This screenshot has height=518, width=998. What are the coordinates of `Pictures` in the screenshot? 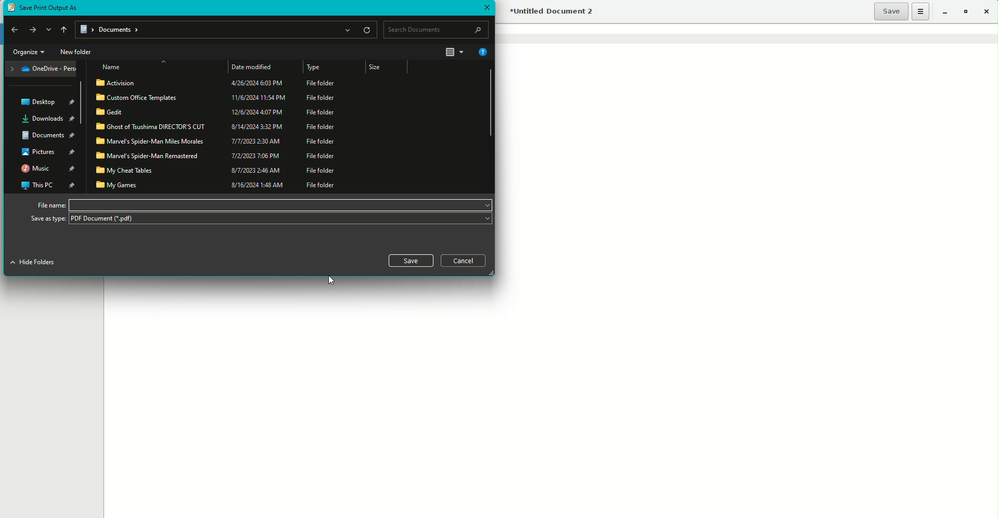 It's located at (47, 152).